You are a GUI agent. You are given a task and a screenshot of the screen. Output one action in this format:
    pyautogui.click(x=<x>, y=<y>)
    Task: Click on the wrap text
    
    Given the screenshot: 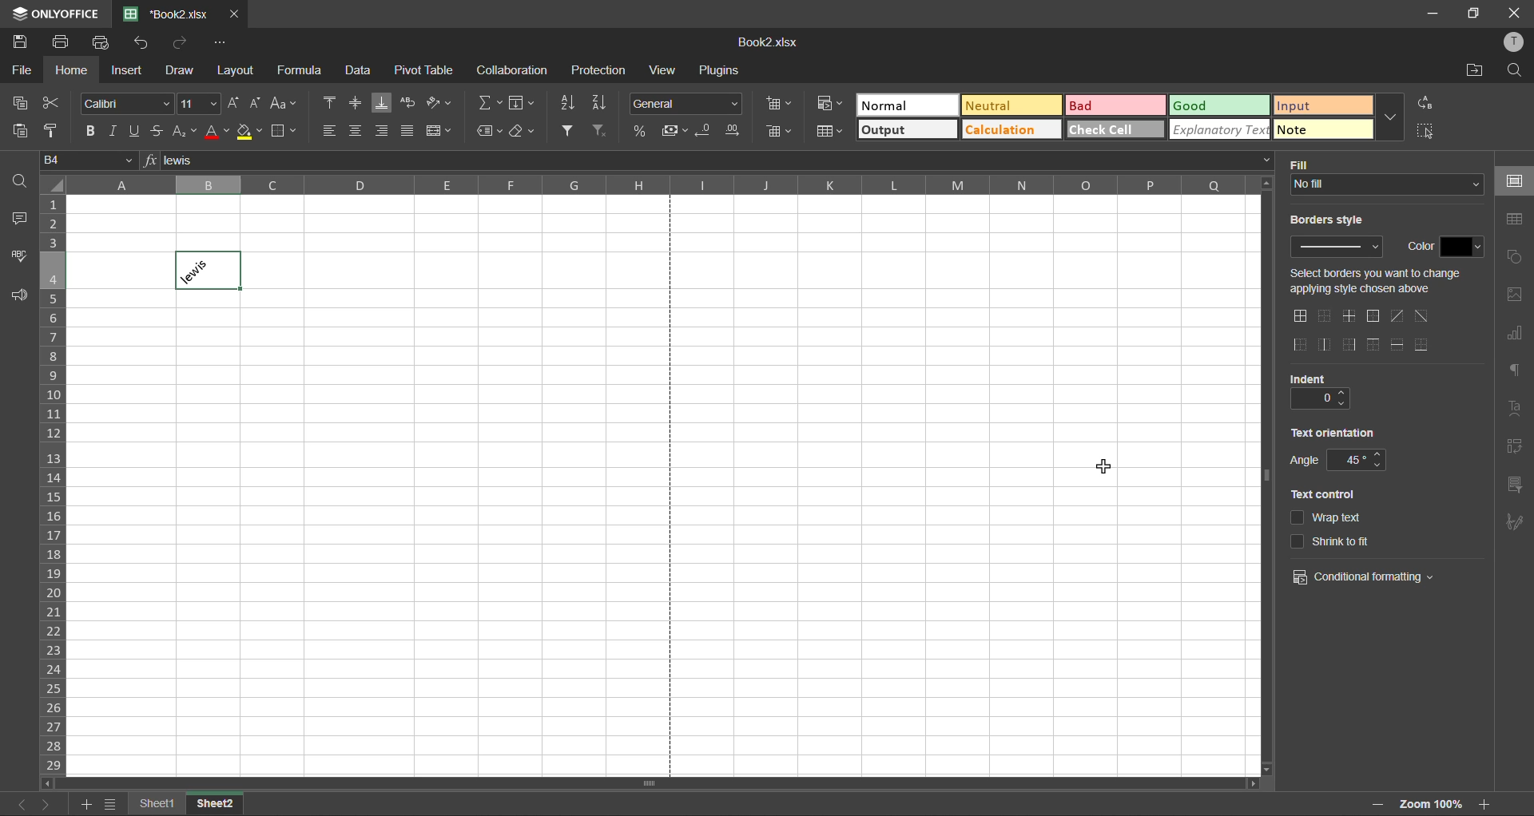 What is the action you would take?
    pyautogui.click(x=1329, y=517)
    